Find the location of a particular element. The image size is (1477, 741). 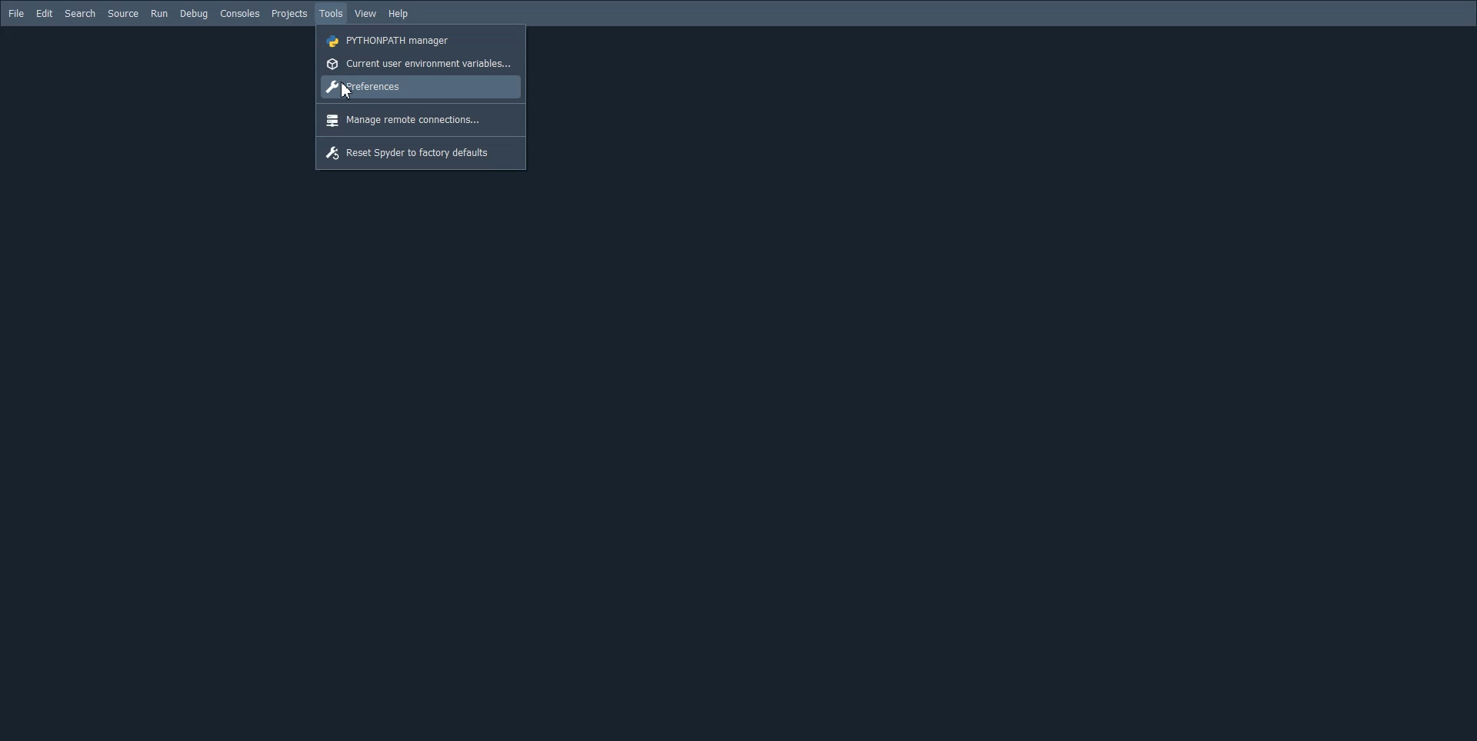

Run is located at coordinates (159, 14).